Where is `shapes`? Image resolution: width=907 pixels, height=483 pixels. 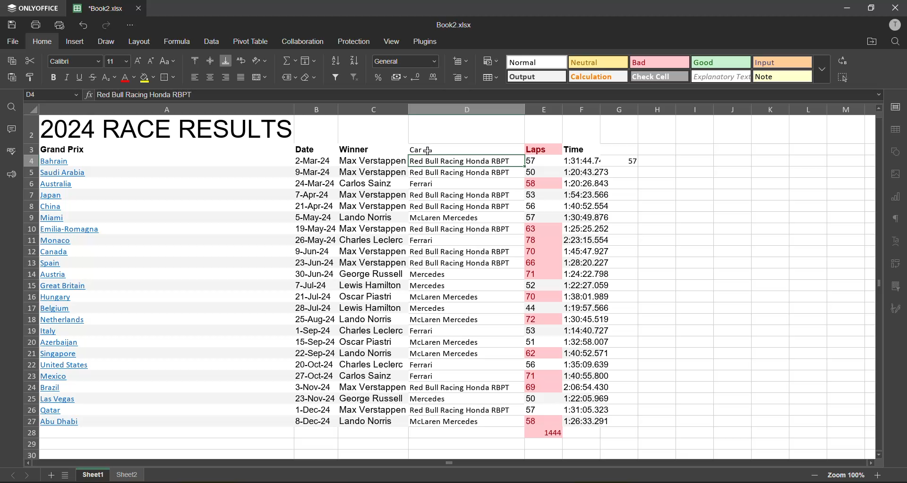
shapes is located at coordinates (897, 150).